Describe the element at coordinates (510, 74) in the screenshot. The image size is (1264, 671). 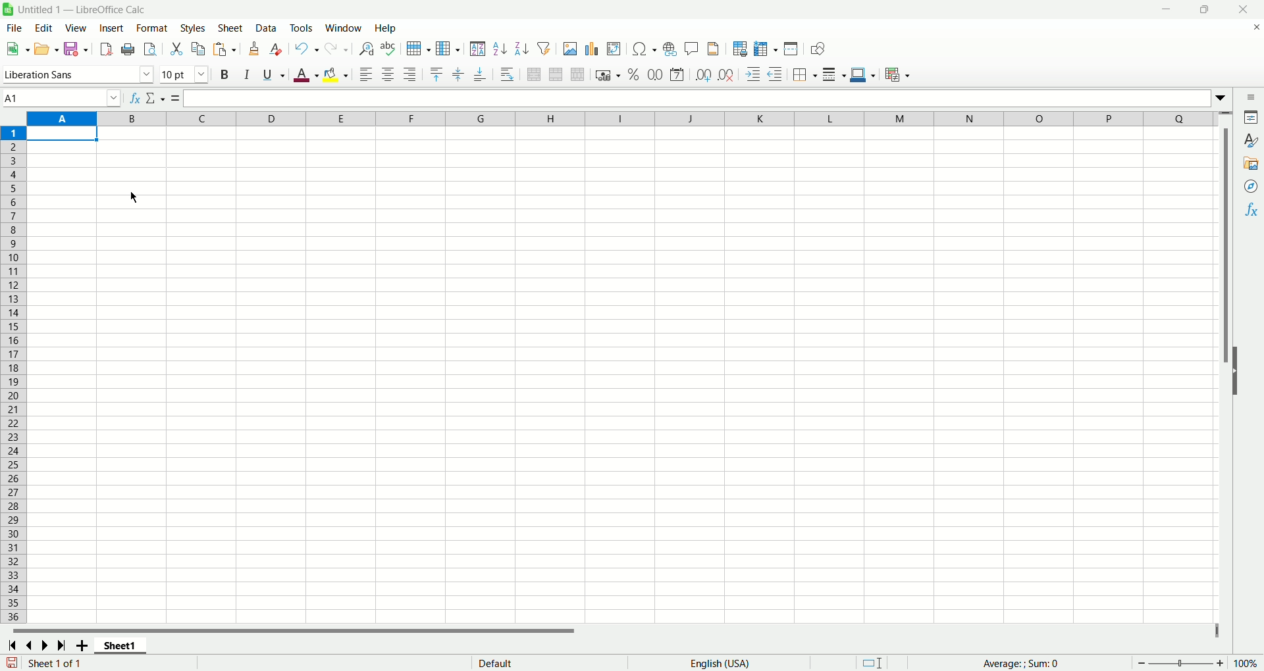
I see `wrap text` at that location.